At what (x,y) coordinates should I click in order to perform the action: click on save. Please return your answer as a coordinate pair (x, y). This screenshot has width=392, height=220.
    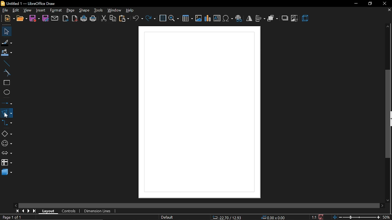
    Looking at the image, I should click on (35, 18).